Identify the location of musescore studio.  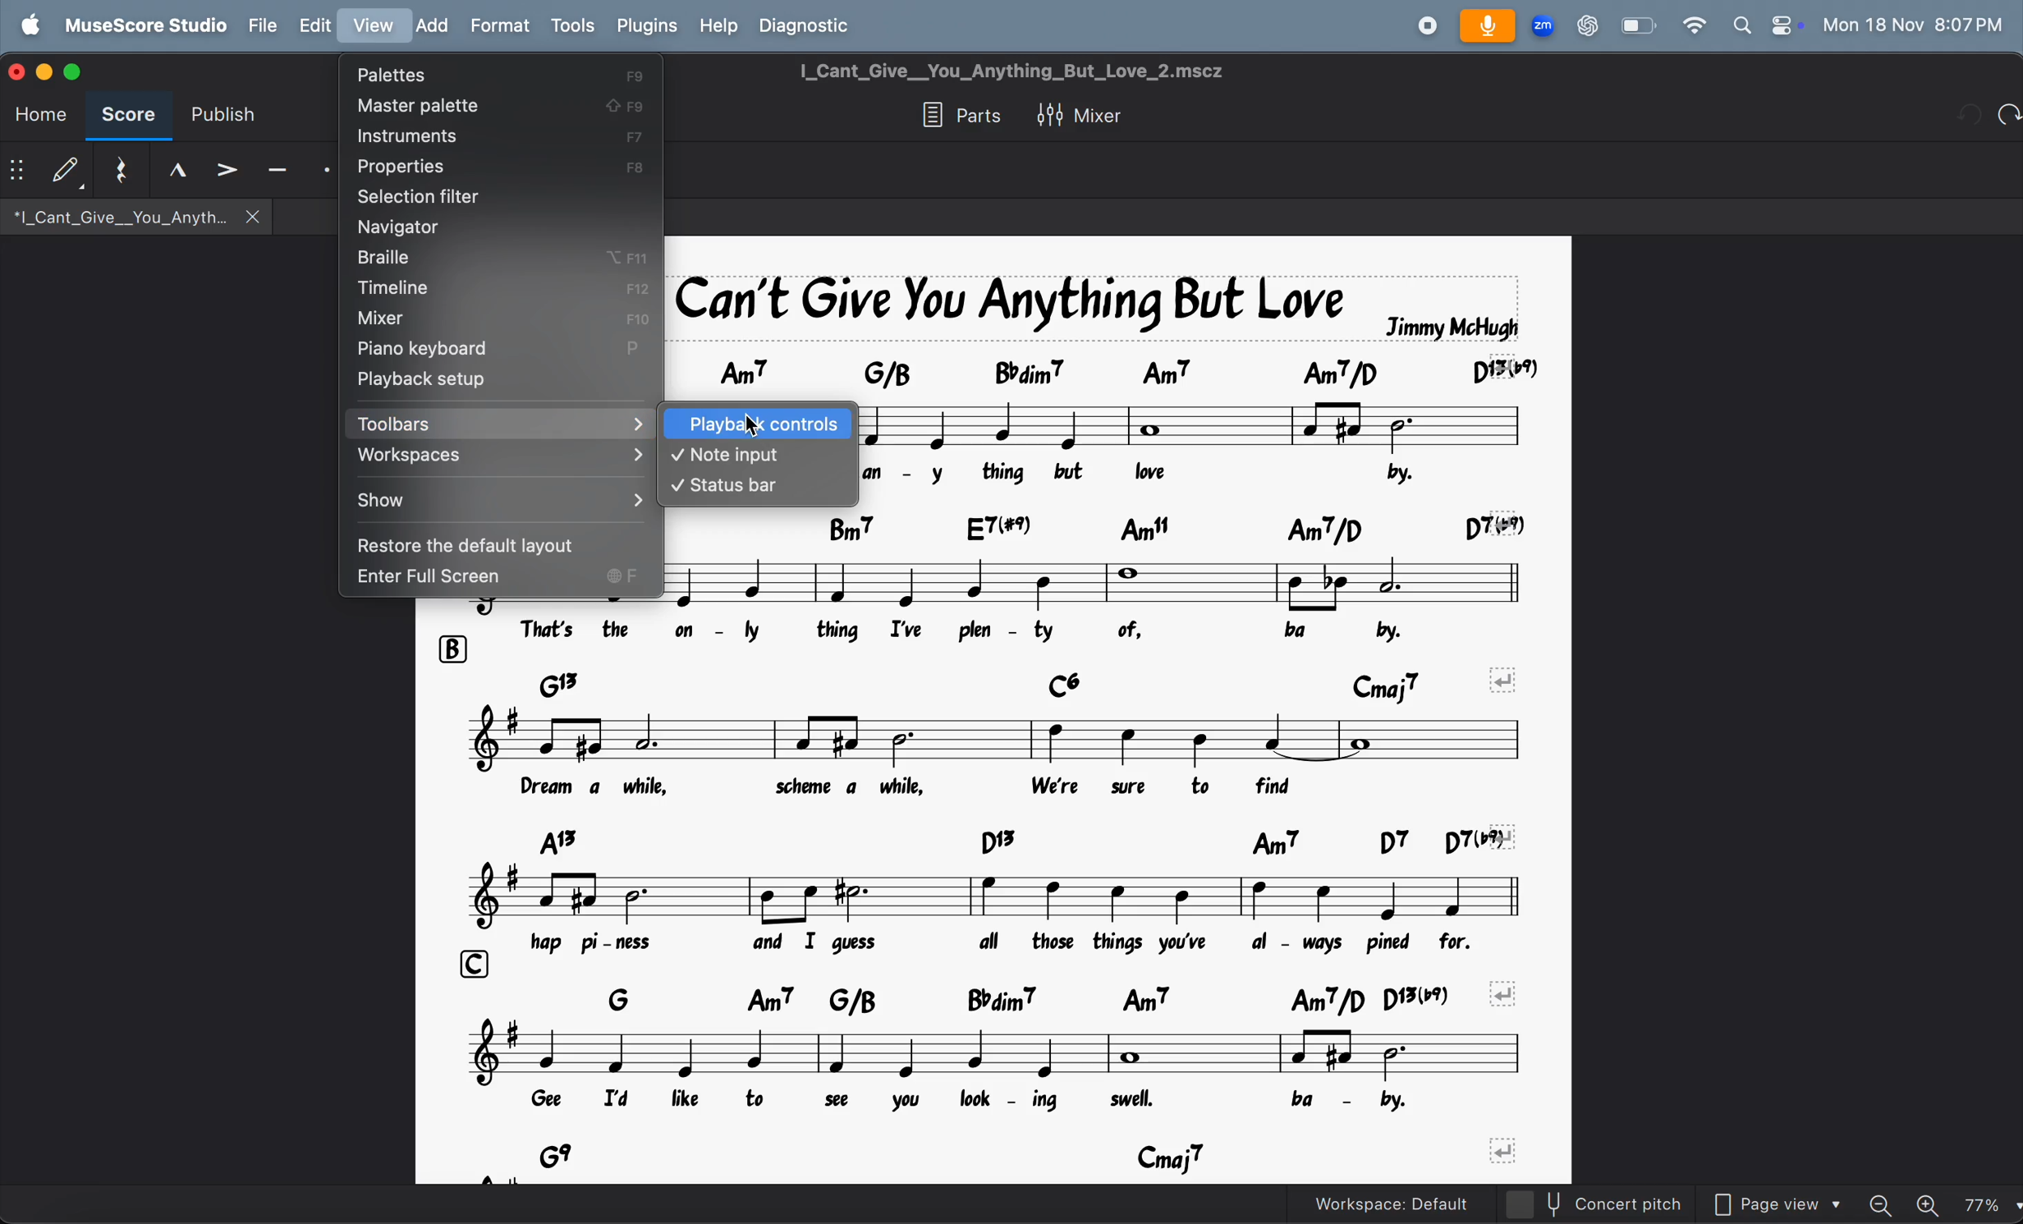
(142, 25).